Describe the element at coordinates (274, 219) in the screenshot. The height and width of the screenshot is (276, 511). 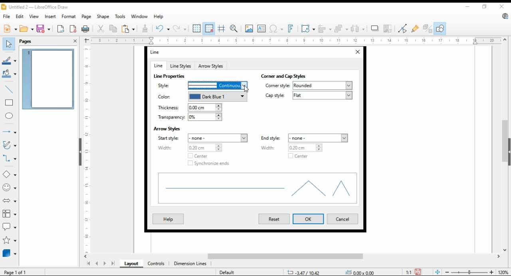
I see `reset` at that location.